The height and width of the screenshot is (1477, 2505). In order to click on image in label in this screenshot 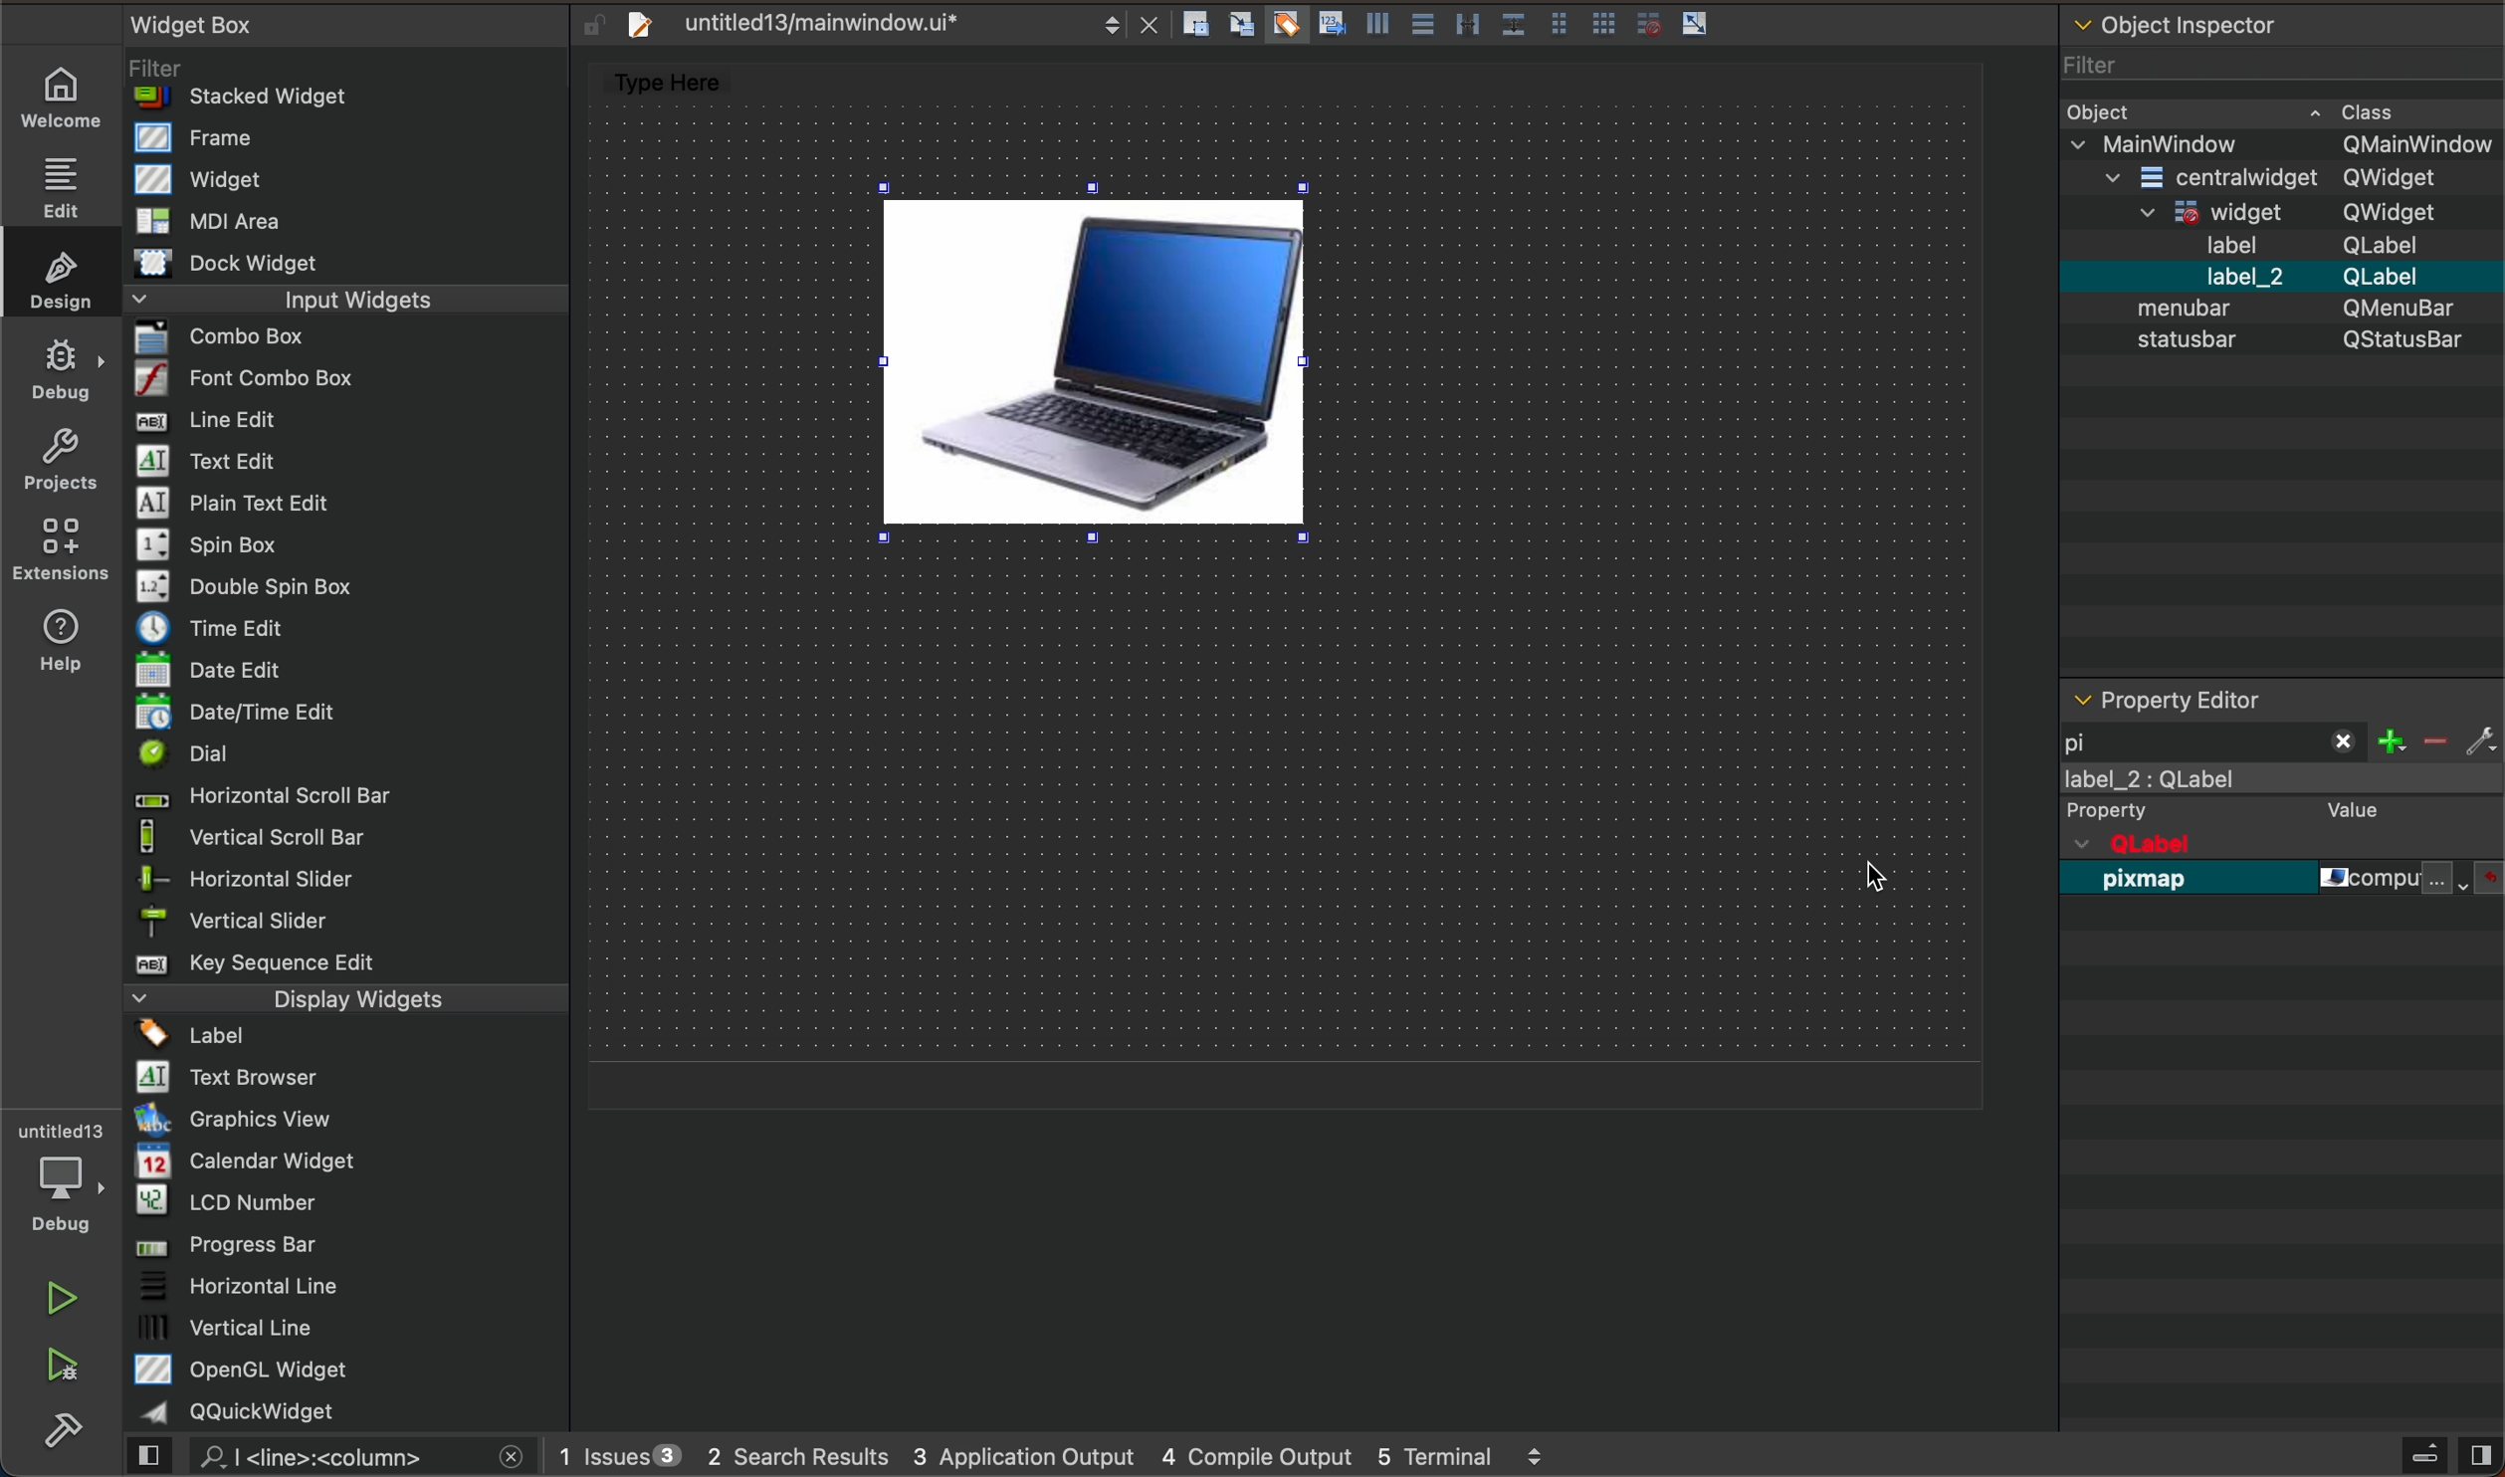, I will do `click(1094, 366)`.